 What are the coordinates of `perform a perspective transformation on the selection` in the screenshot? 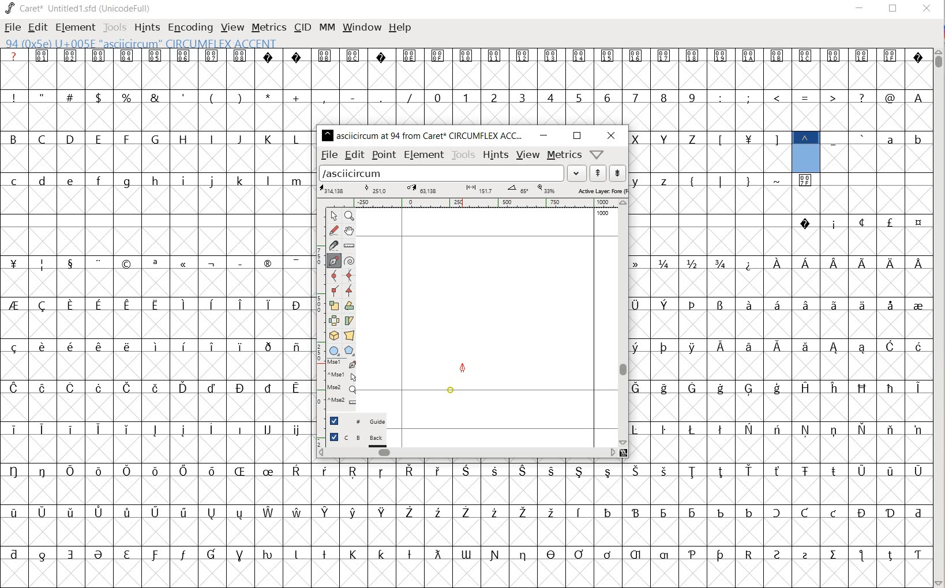 It's located at (350, 335).